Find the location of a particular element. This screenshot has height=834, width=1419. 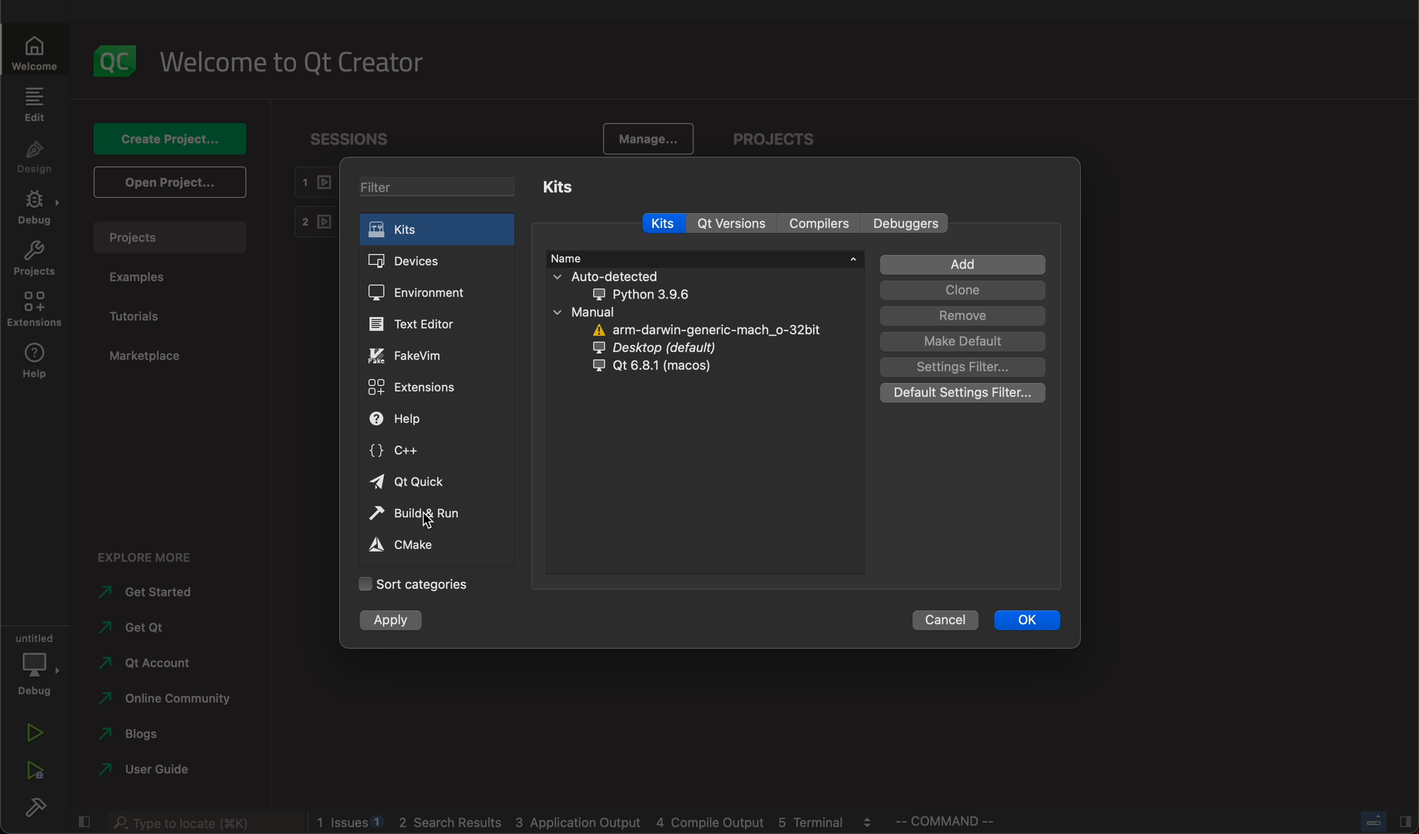

run is located at coordinates (32, 733).